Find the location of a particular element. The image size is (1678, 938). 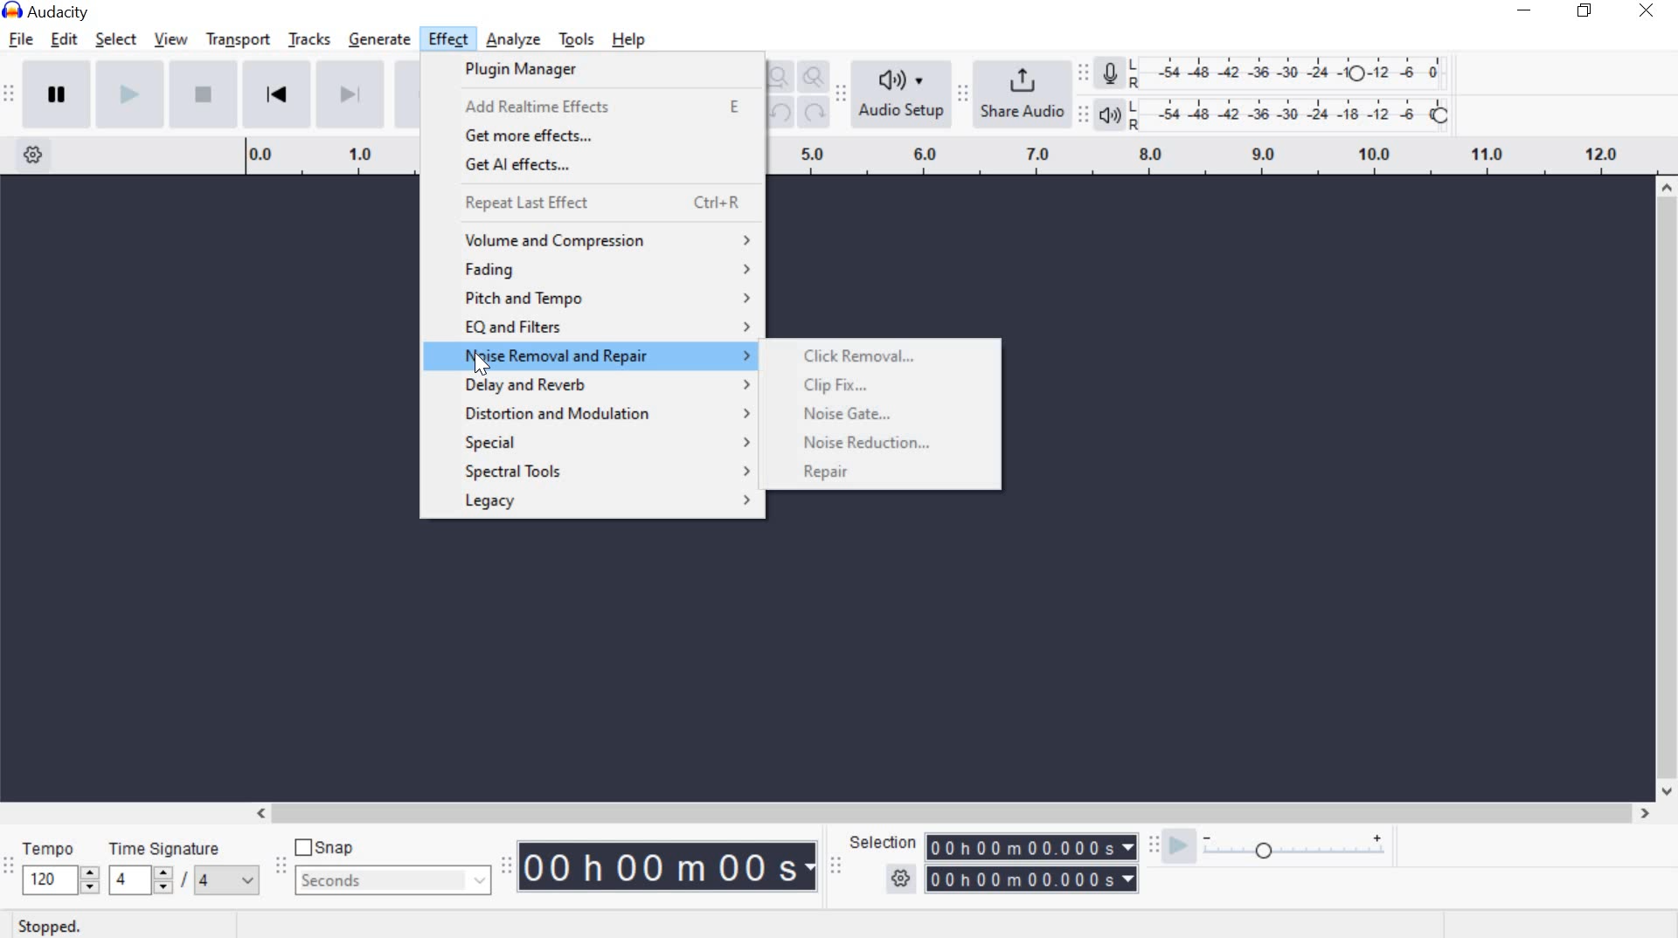

add Realtime effects is located at coordinates (604, 106).